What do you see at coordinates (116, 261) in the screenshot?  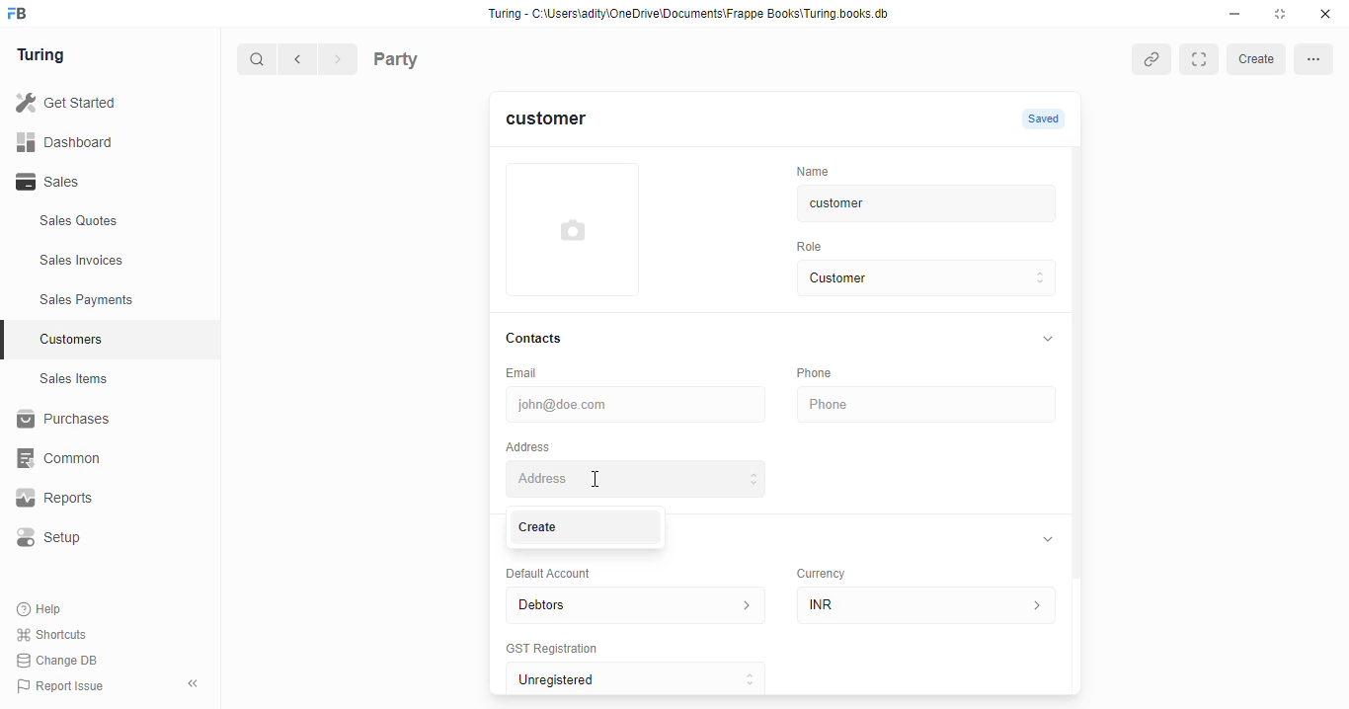 I see `Sales Invoices` at bounding box center [116, 261].